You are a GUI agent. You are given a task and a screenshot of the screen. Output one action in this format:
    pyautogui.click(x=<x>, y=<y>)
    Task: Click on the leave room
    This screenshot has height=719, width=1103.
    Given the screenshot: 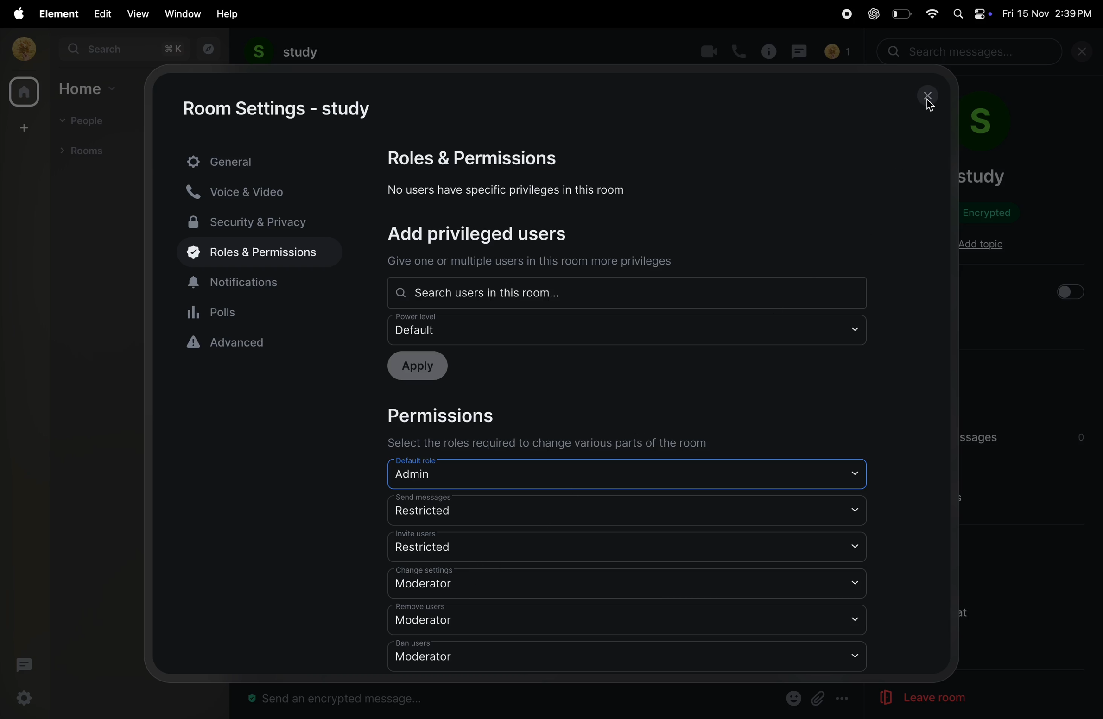 What is the action you would take?
    pyautogui.click(x=910, y=698)
    